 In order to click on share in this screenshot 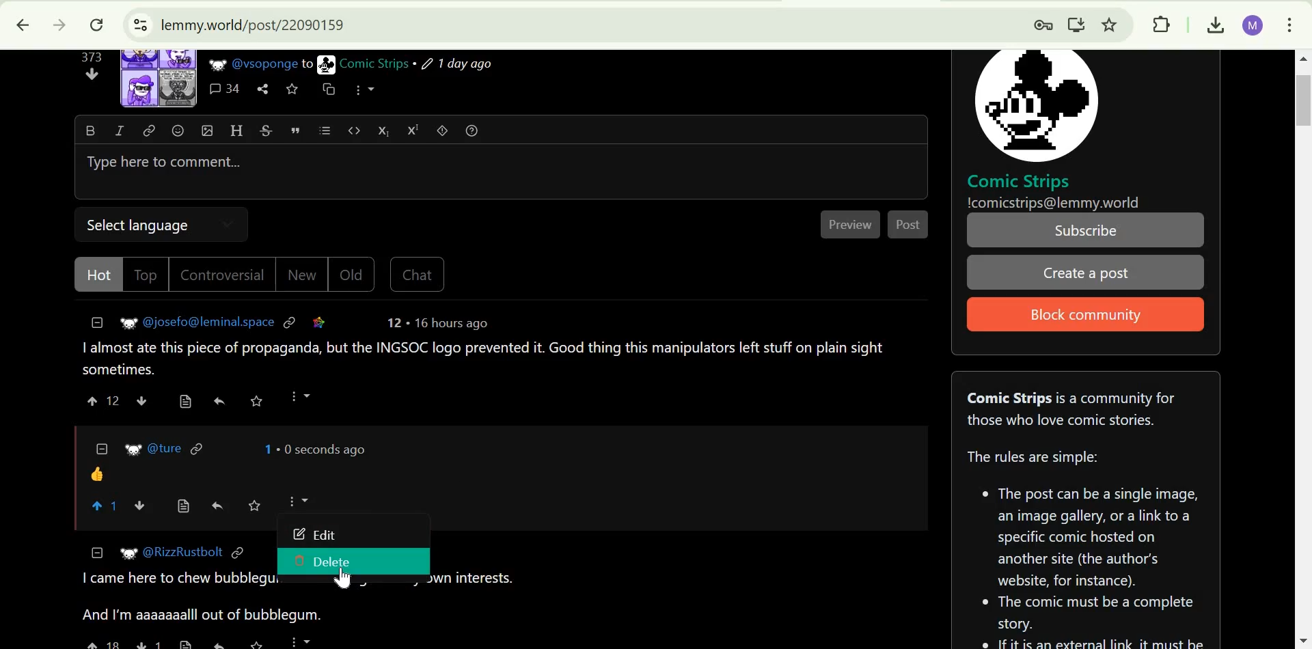, I will do `click(262, 89)`.